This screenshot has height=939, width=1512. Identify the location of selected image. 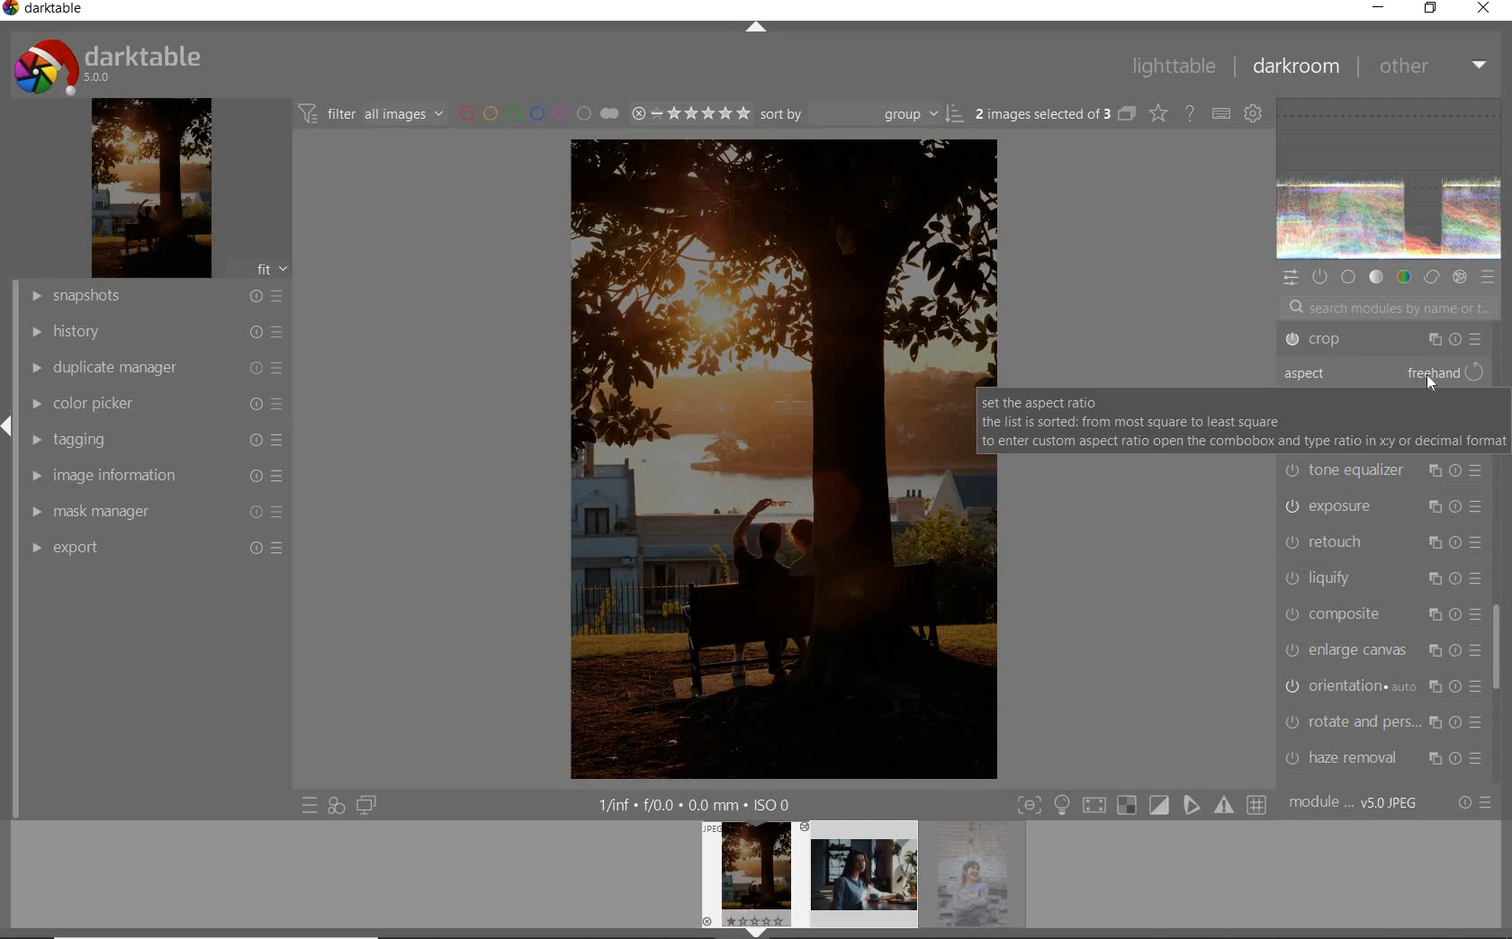
(757, 458).